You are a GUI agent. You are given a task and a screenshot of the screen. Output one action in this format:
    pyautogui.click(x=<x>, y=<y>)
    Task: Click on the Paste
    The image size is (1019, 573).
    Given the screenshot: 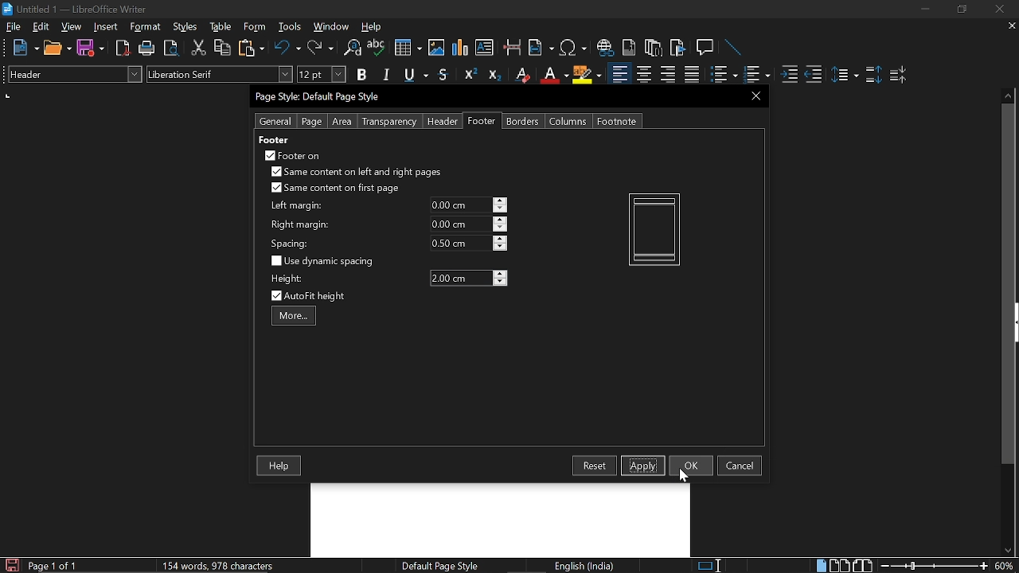 What is the action you would take?
    pyautogui.click(x=250, y=47)
    